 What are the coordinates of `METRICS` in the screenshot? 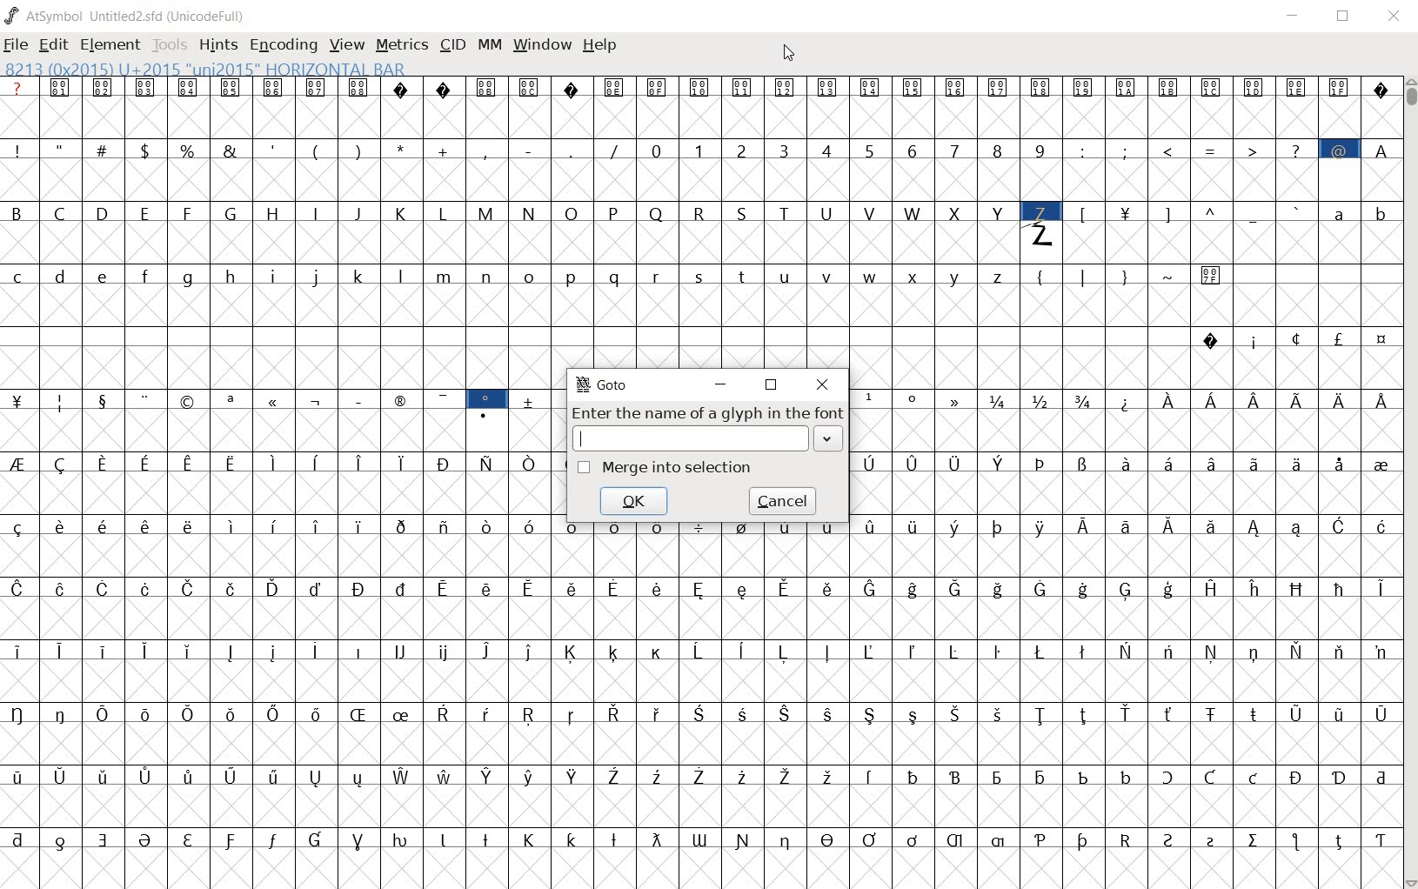 It's located at (405, 46).